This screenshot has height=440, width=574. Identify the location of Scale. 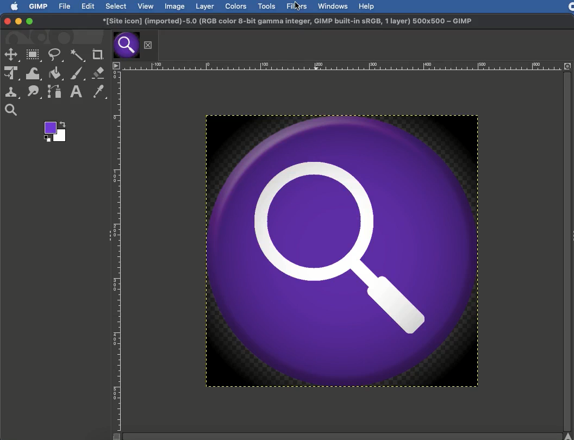
(348, 66).